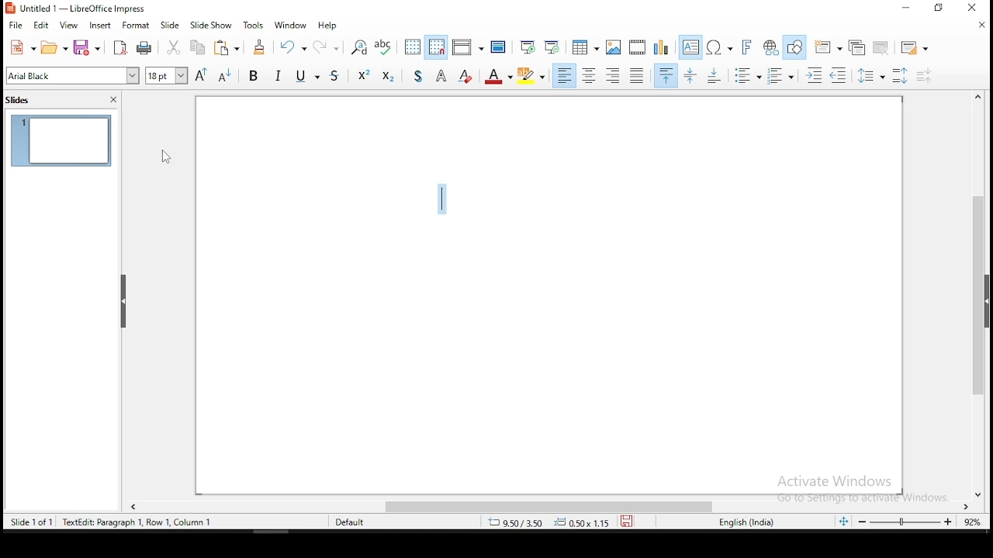 This screenshot has height=558, width=993. Describe the element at coordinates (119, 48) in the screenshot. I see `export as pdf` at that location.